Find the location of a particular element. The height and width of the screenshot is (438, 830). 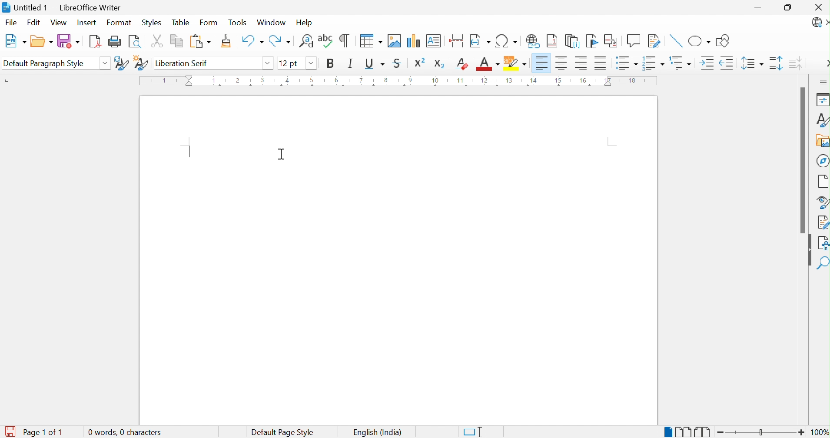

Toggle Unordered List is located at coordinates (627, 63).